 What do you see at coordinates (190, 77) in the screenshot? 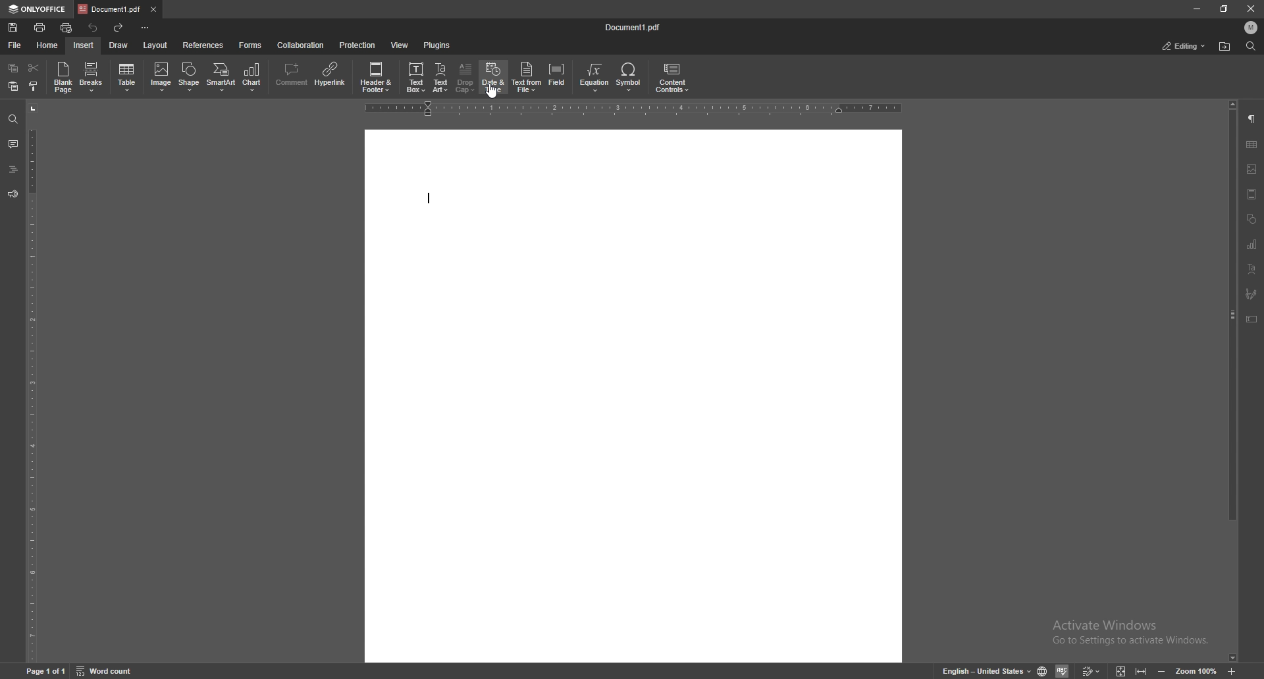
I see `shape` at bounding box center [190, 77].